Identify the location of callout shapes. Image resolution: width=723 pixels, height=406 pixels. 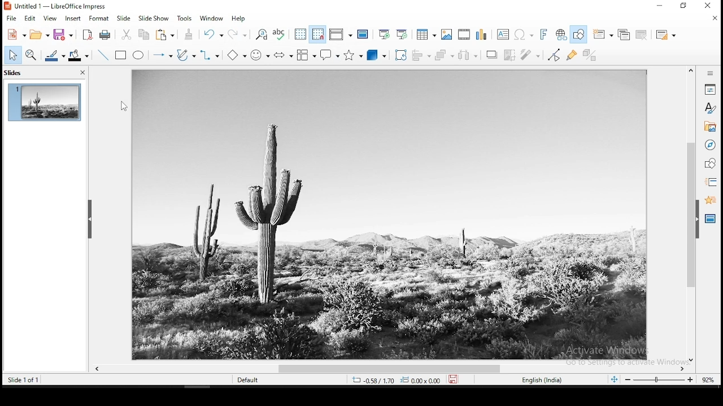
(329, 55).